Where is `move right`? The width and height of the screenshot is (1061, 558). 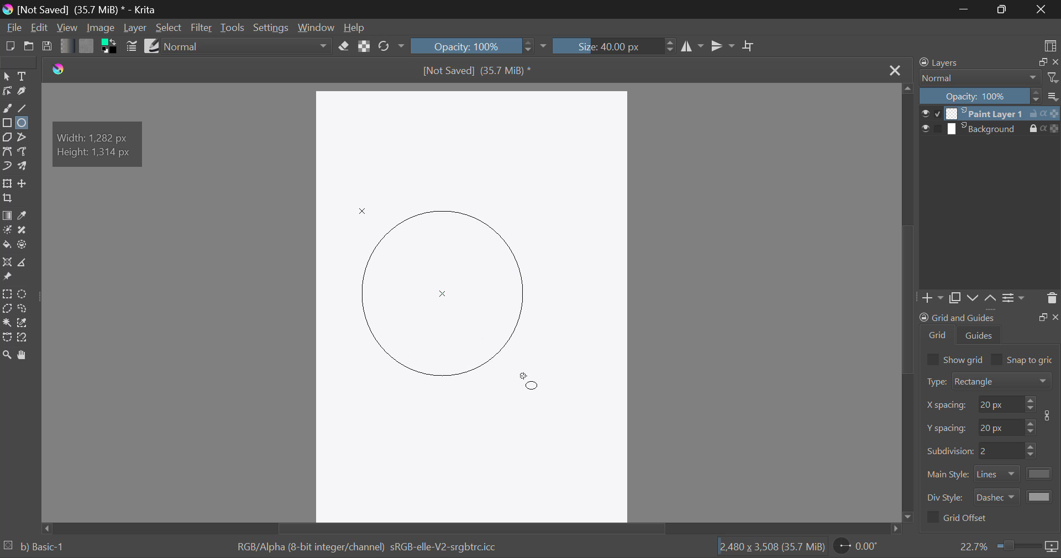
move right is located at coordinates (900, 529).